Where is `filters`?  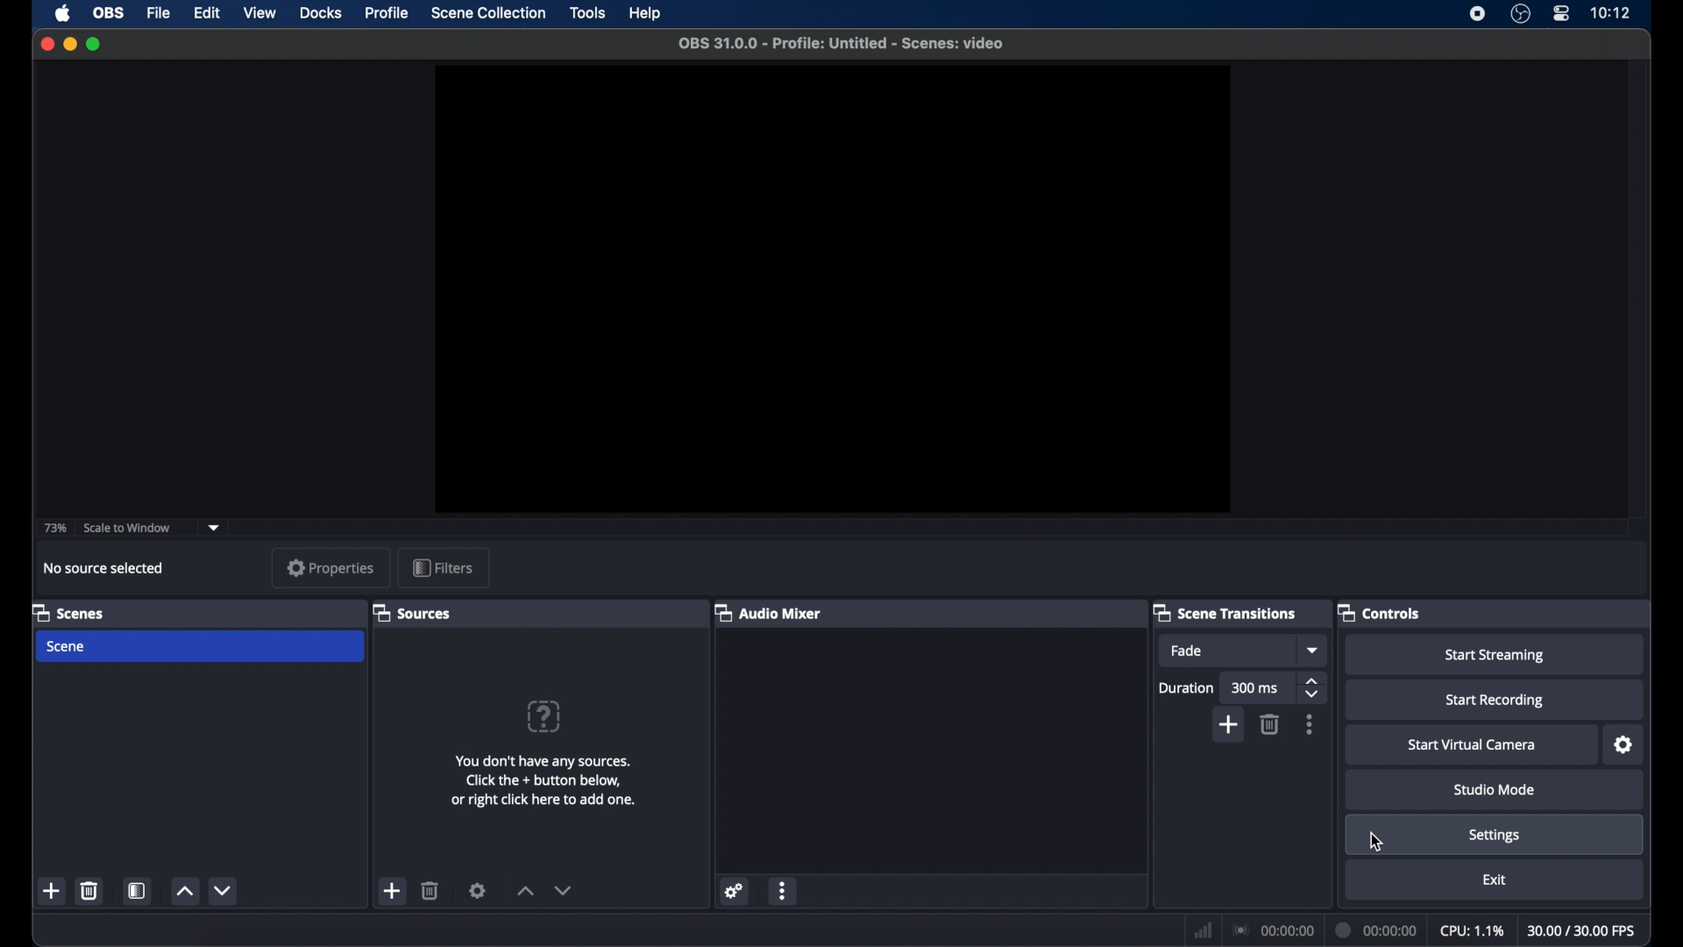
filters is located at coordinates (442, 567).